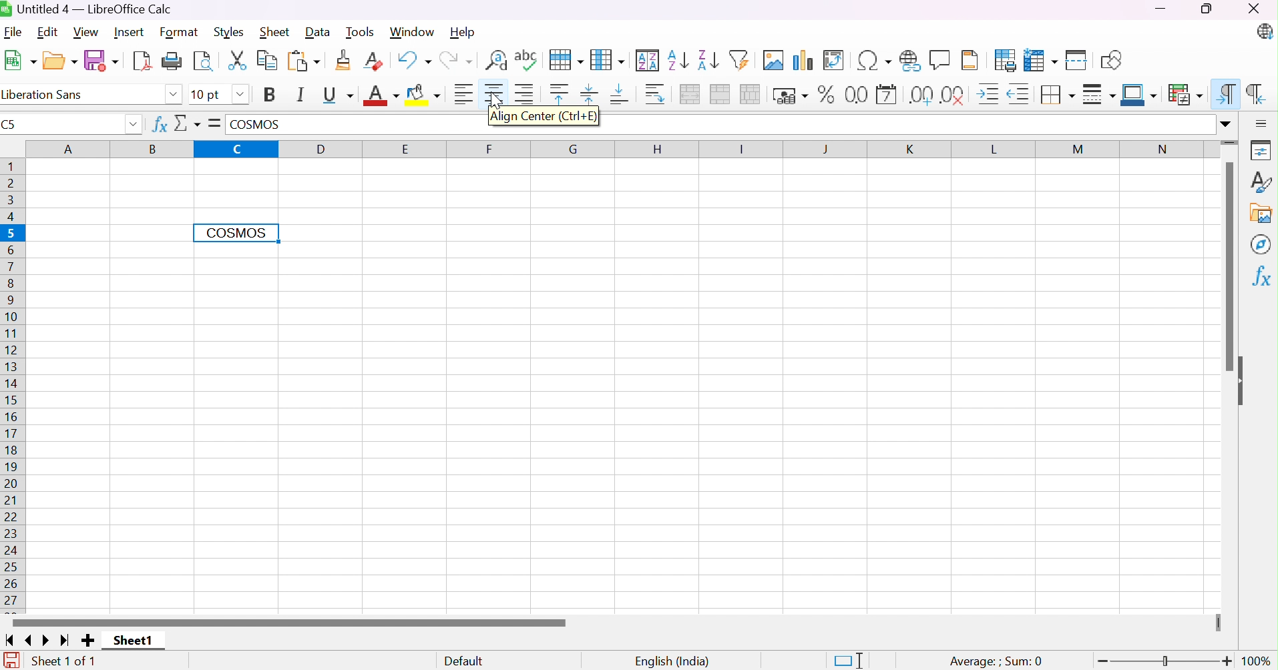  I want to click on Toggle Print Preview, so click(202, 61).